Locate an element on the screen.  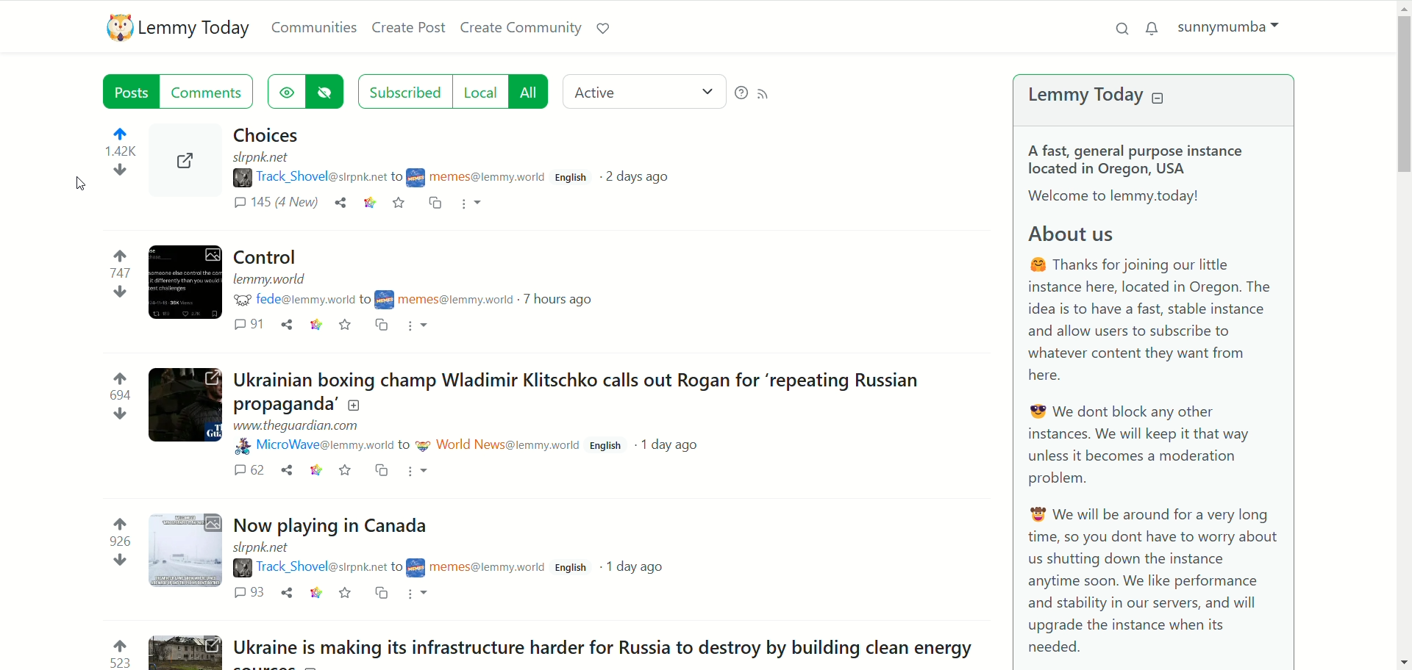
926 is located at coordinates (118, 541).